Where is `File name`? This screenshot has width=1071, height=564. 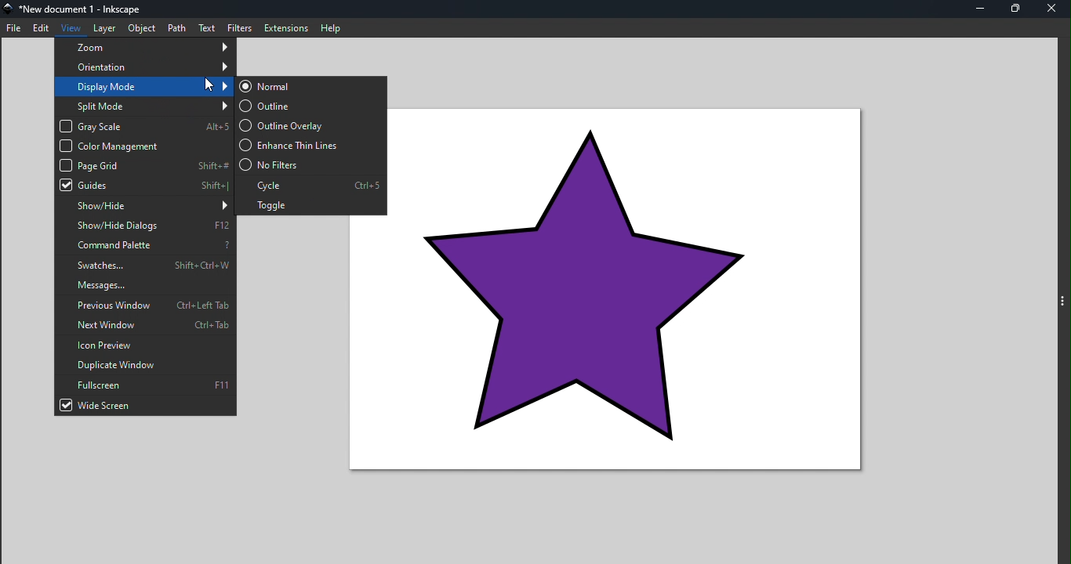 File name is located at coordinates (76, 11).